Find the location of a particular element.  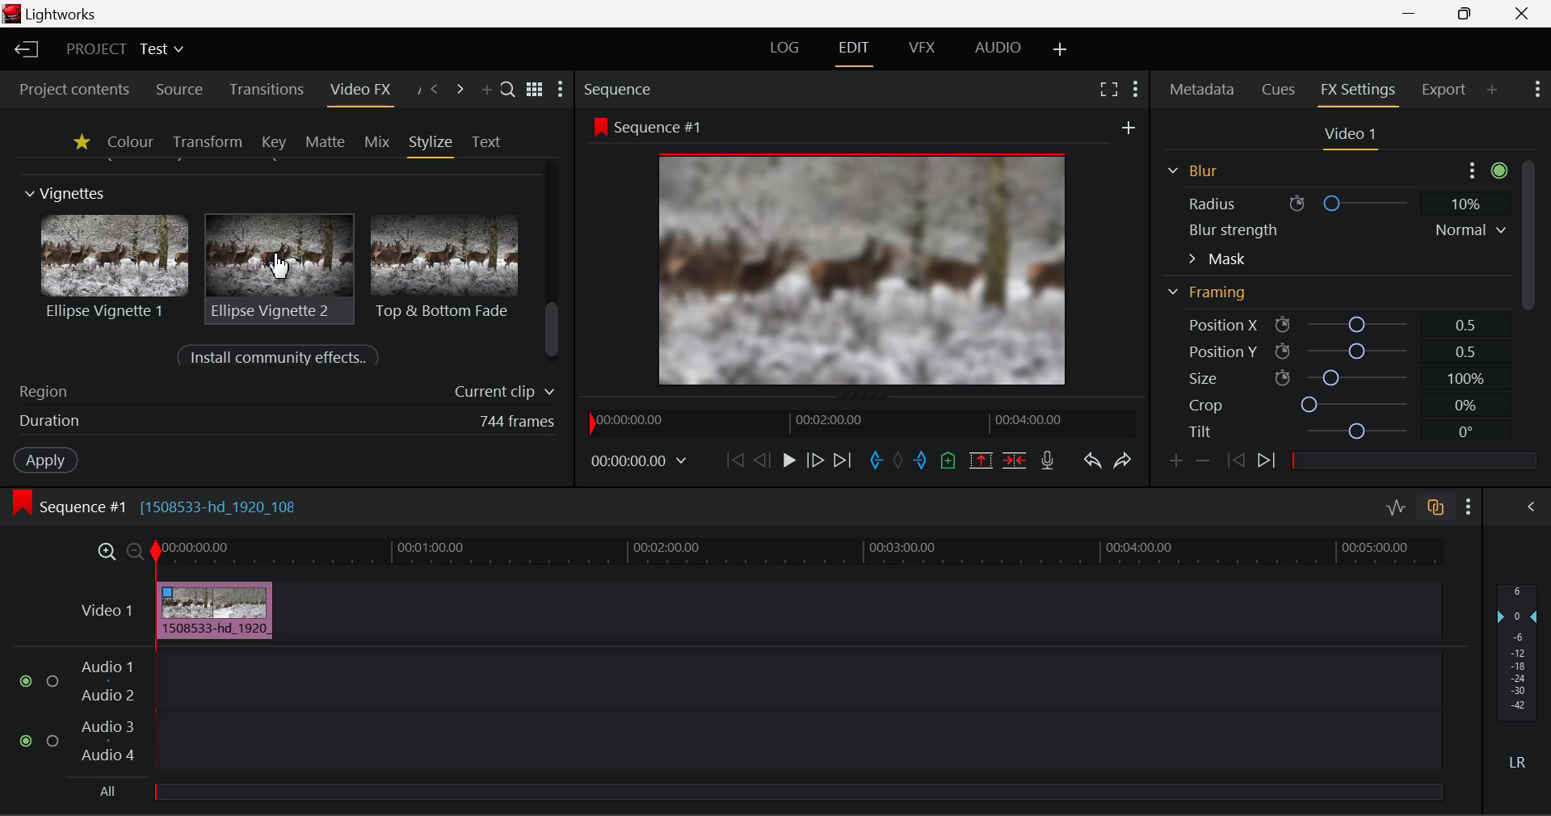

Toggle auto track sync is located at coordinates (1434, 505).